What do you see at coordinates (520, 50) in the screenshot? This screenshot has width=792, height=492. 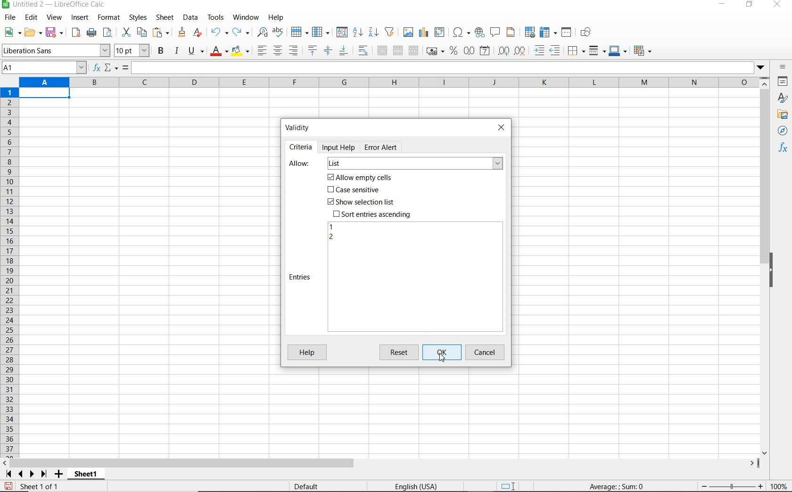 I see `delete decimal place` at bounding box center [520, 50].